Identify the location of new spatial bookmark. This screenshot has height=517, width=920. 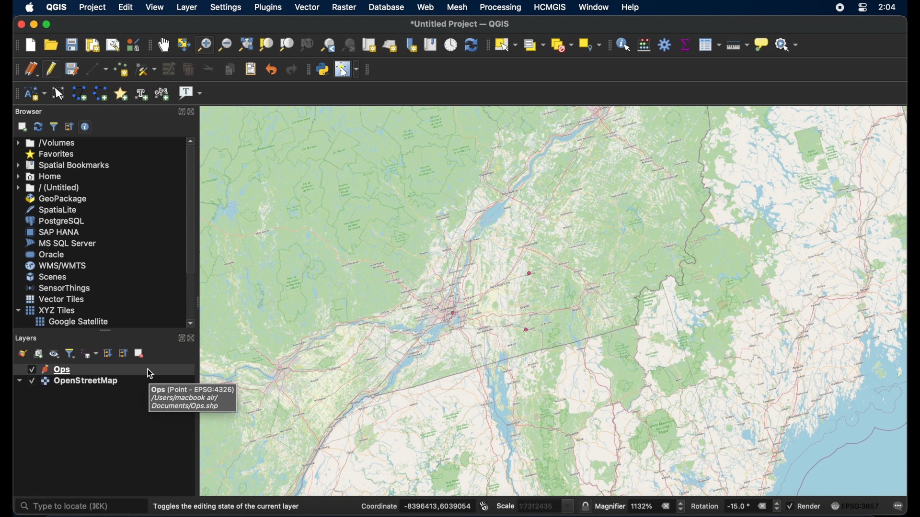
(412, 44).